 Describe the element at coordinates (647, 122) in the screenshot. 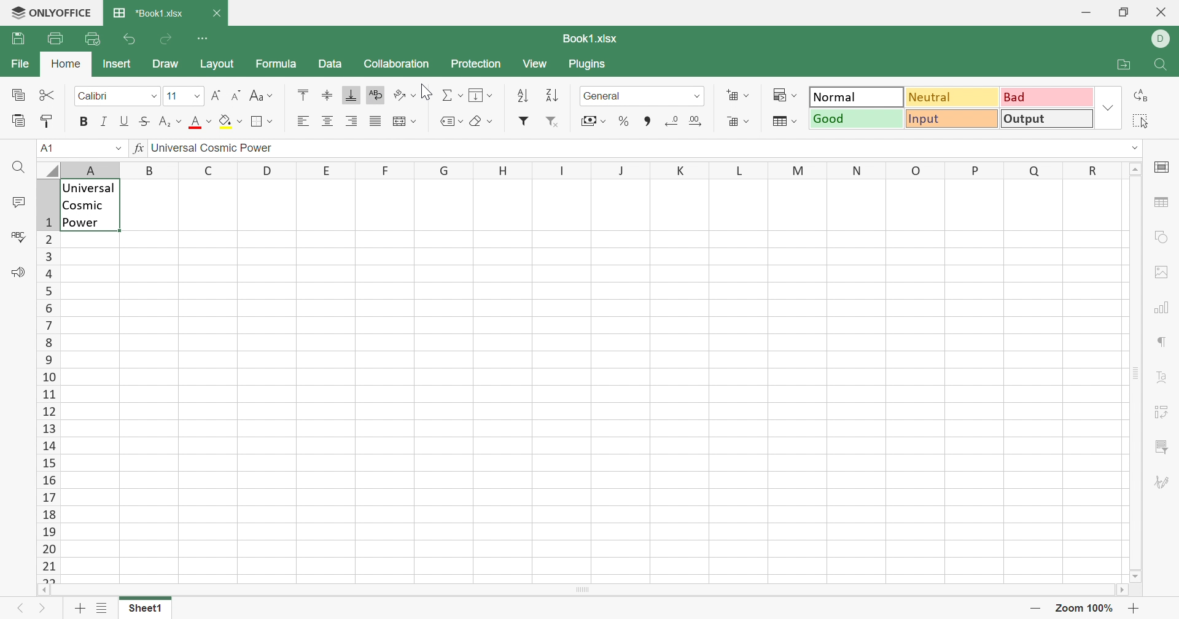

I see `Comma style` at that location.